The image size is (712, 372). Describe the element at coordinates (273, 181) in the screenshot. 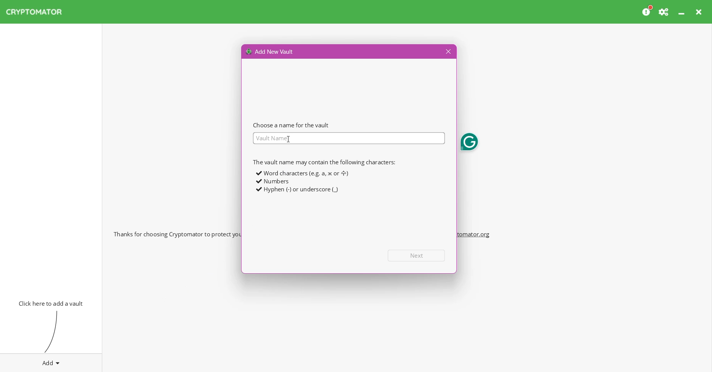

I see `Numbers` at that location.